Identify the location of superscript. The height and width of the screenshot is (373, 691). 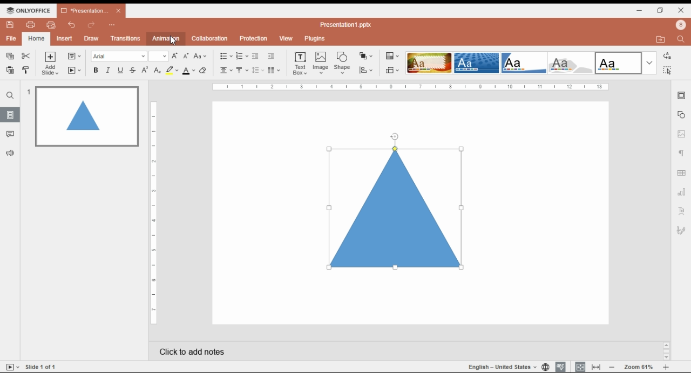
(145, 70).